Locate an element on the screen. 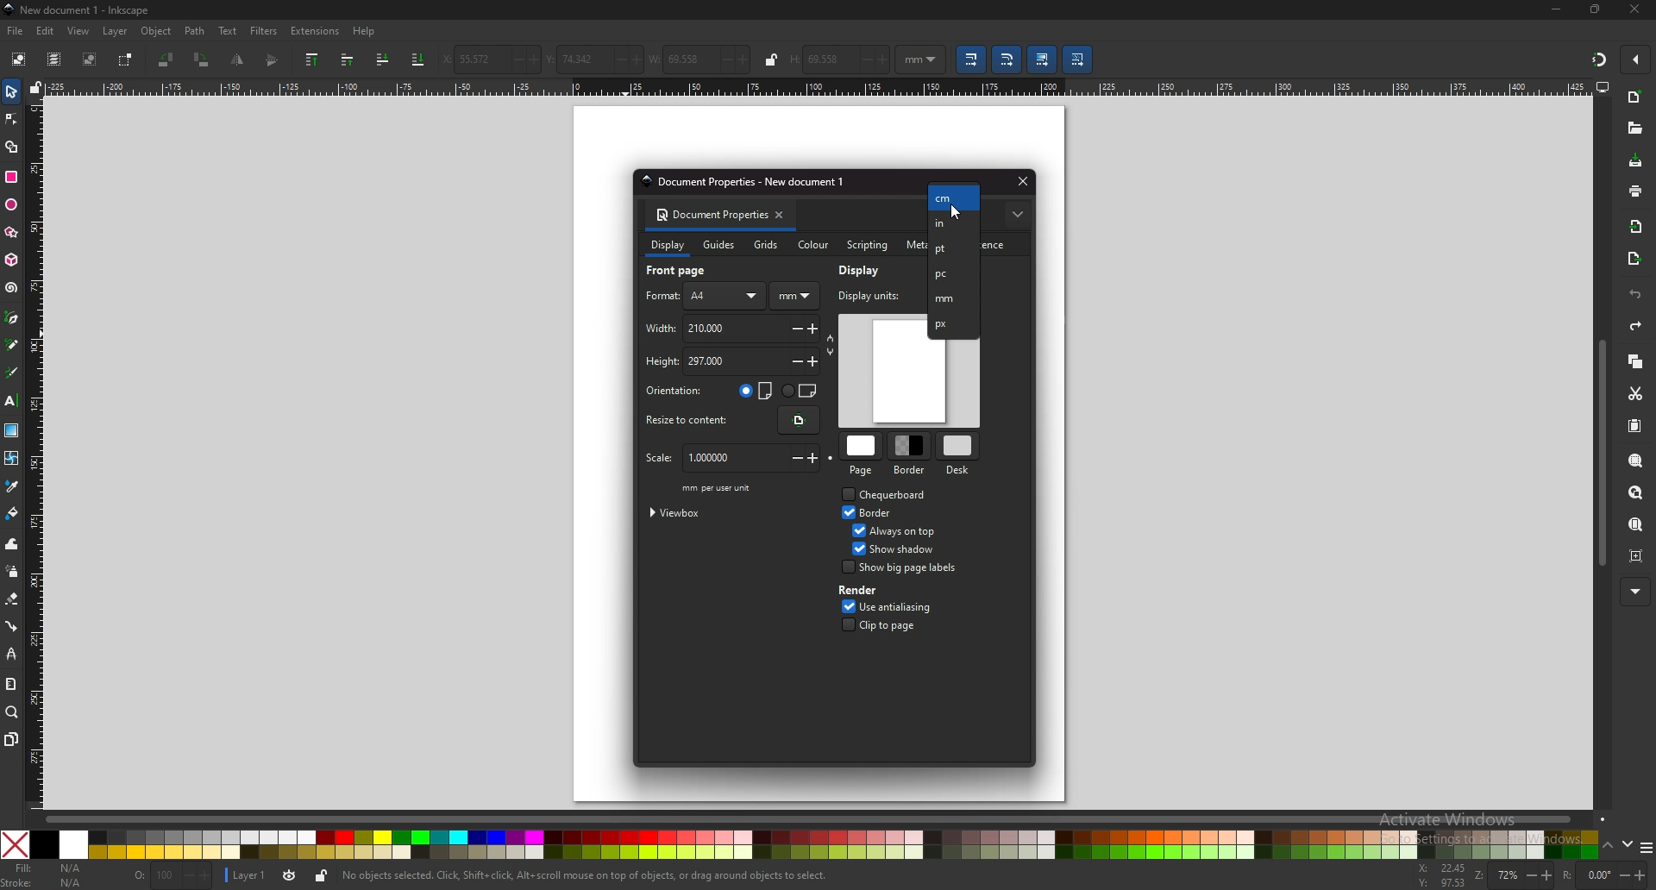 Image resolution: width=1656 pixels, height=890 pixels. lower selection to bottom is located at coordinates (418, 60).